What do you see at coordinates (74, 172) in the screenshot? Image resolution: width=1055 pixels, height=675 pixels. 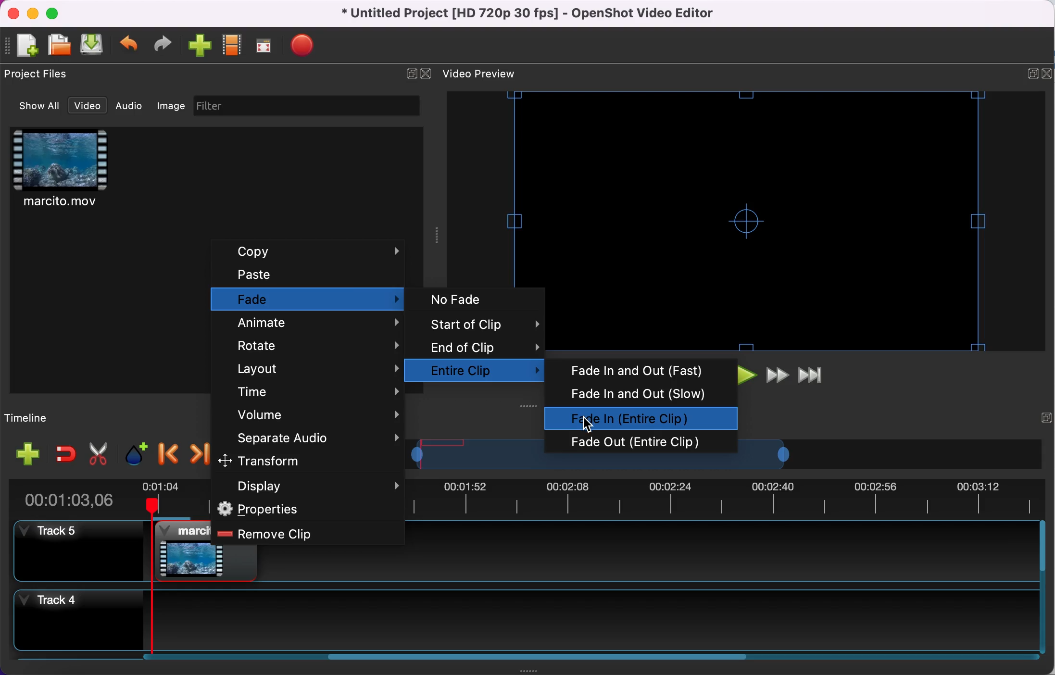 I see `clip` at bounding box center [74, 172].